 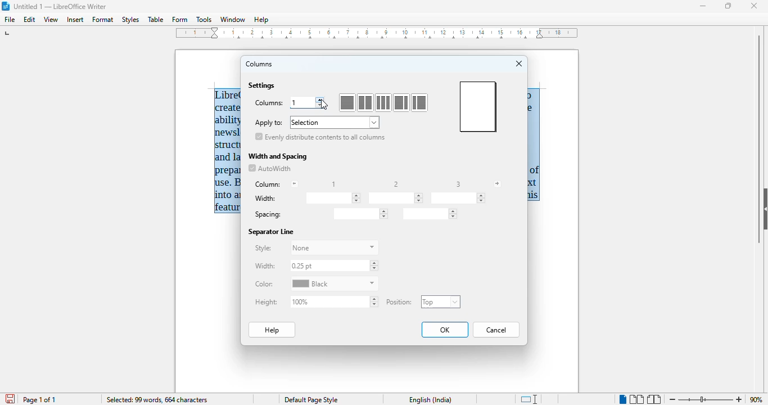 I want to click on selected: 99 words 664 characters, so click(x=157, y=399).